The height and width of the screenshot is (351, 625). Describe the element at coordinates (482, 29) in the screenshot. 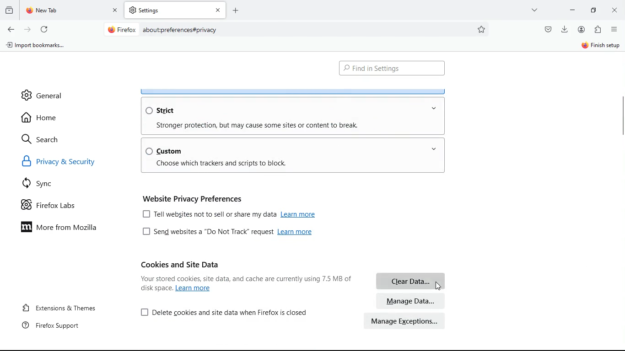

I see `preferences` at that location.